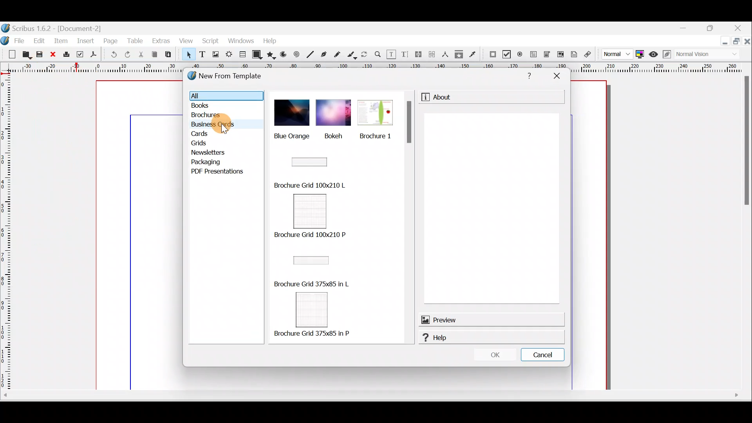 The width and height of the screenshot is (752, 423). Describe the element at coordinates (340, 54) in the screenshot. I see `Freehand line` at that location.